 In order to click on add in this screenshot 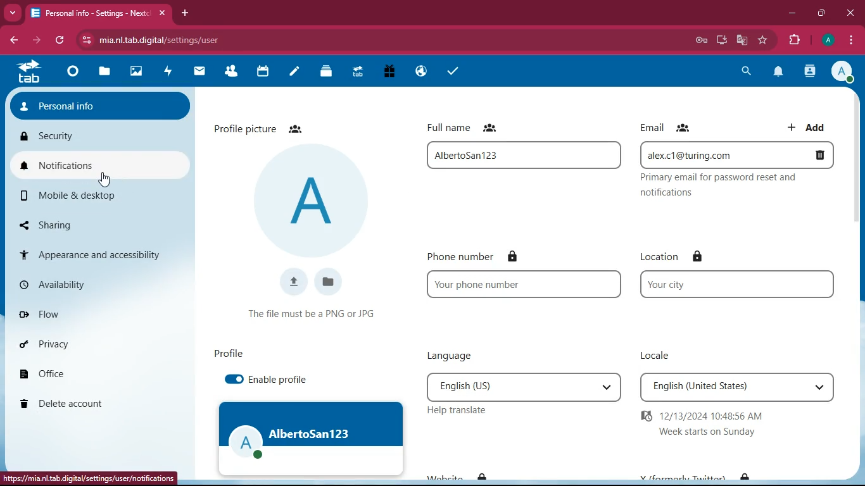, I will do `click(807, 126)`.